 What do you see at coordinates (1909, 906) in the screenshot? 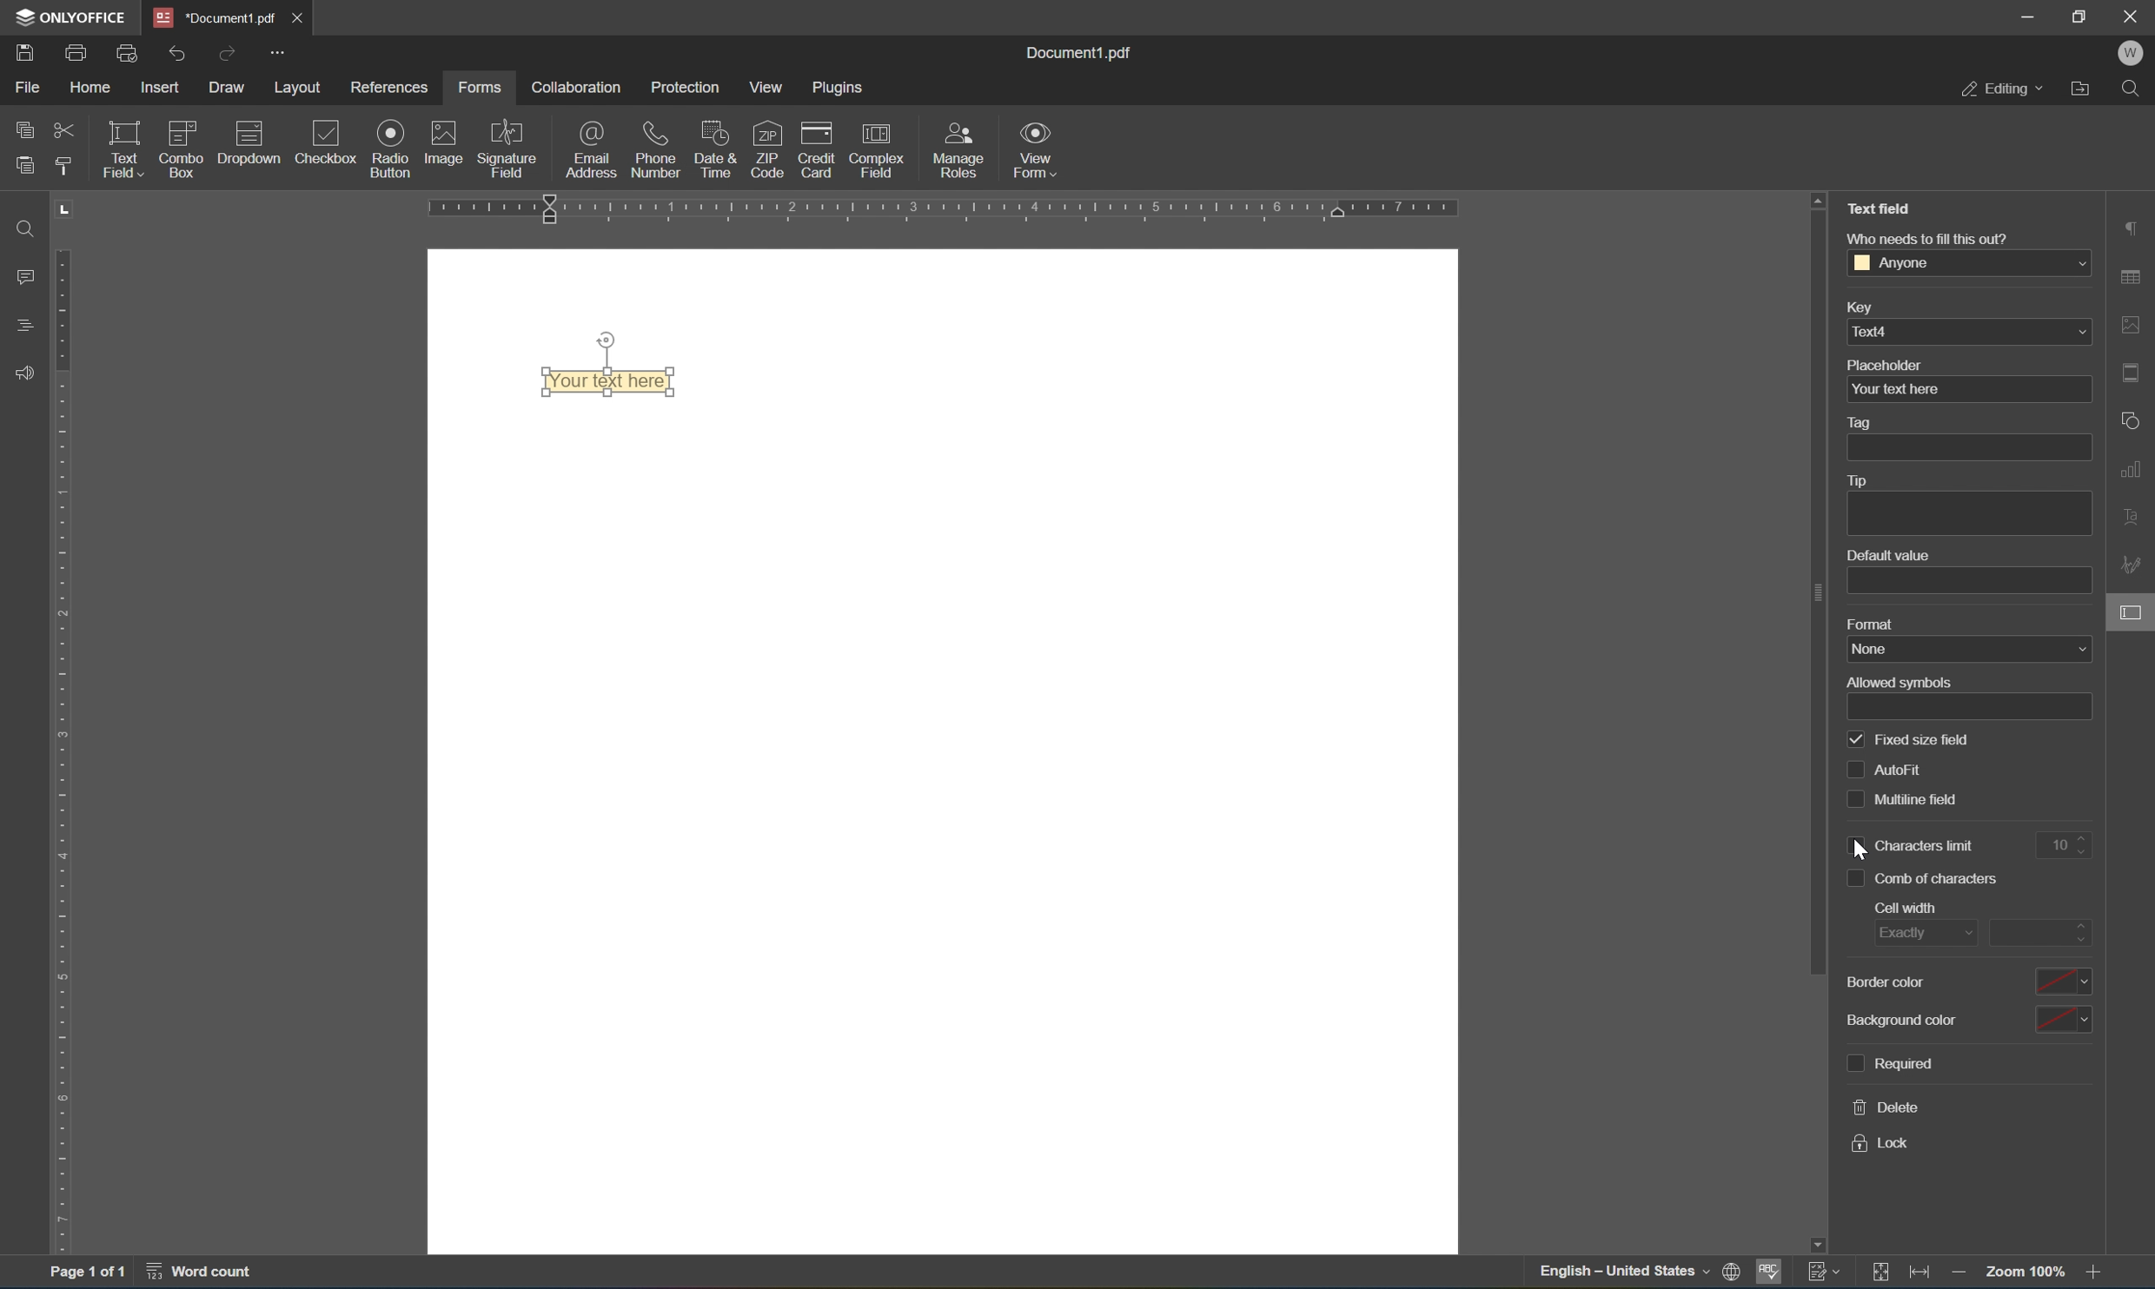
I see `cell width` at bounding box center [1909, 906].